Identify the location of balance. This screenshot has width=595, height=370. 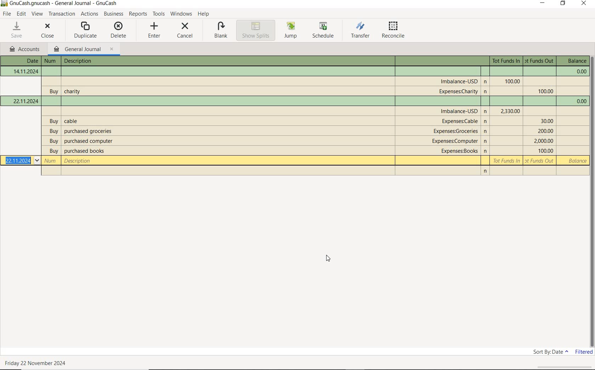
(576, 161).